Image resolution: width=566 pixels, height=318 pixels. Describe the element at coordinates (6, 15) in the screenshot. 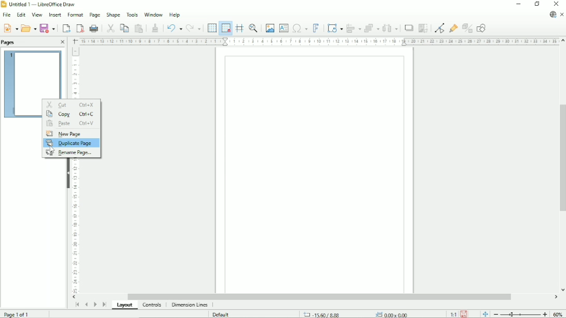

I see `File` at that location.